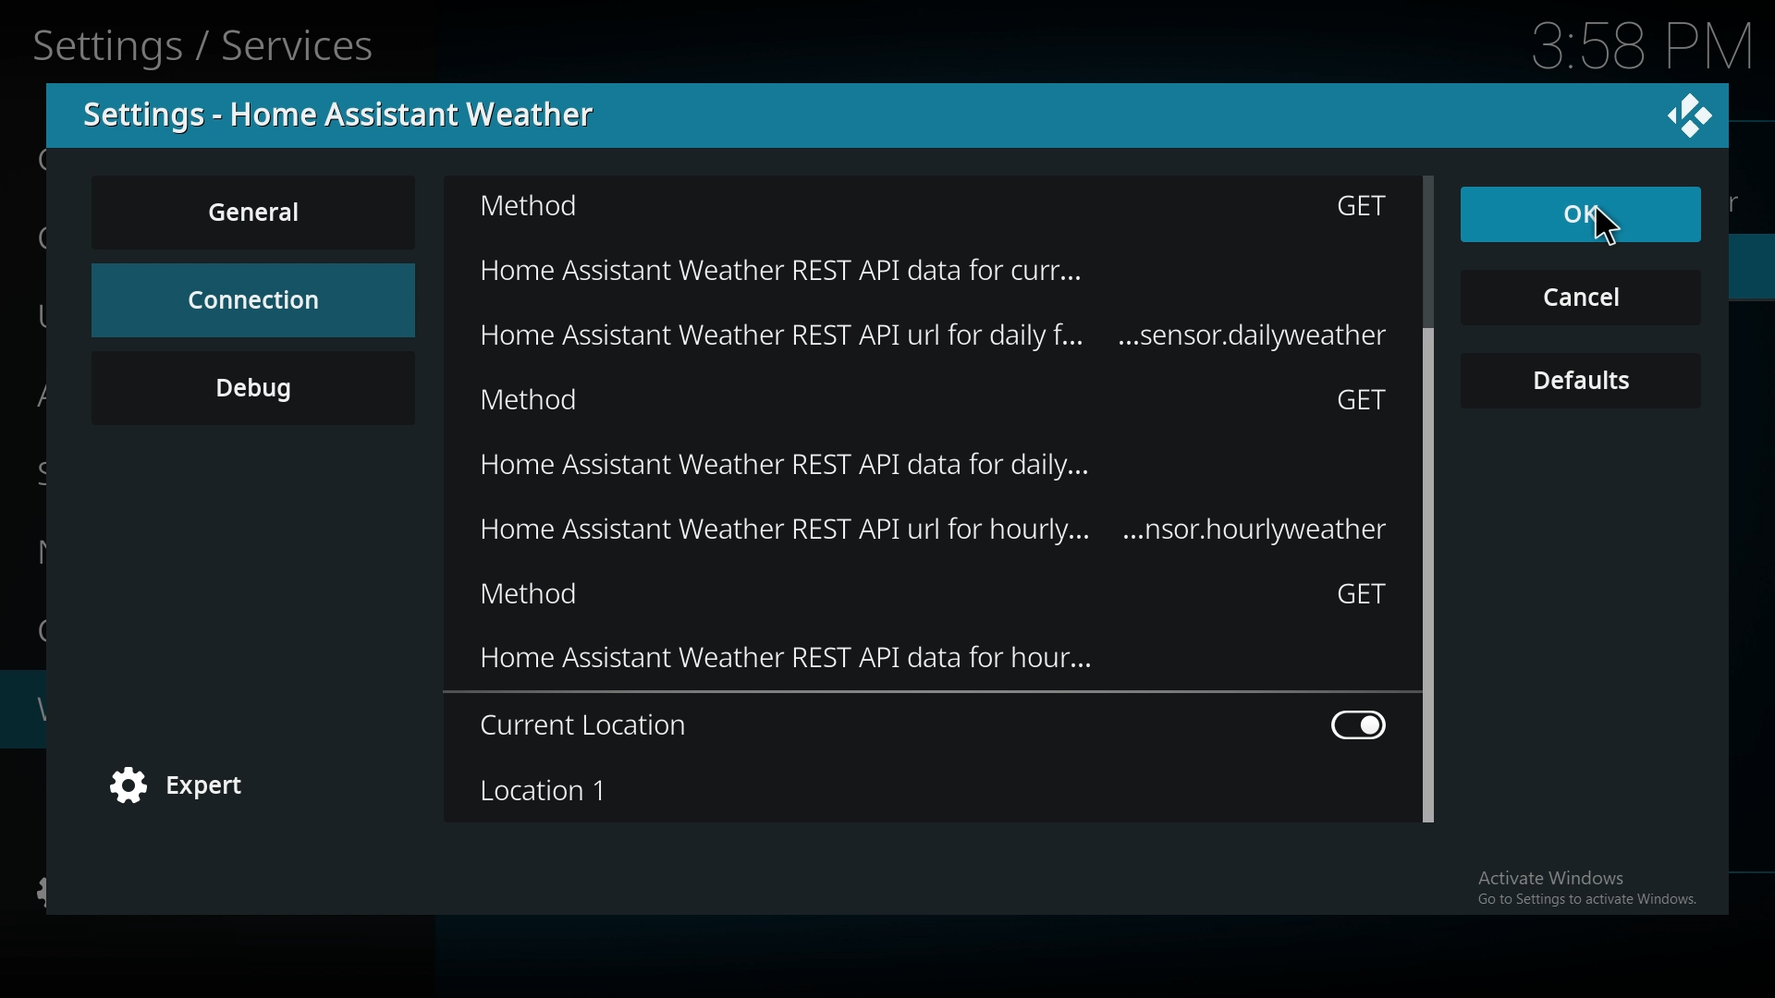 The image size is (1775, 998). Describe the element at coordinates (1581, 299) in the screenshot. I see `cancel` at that location.